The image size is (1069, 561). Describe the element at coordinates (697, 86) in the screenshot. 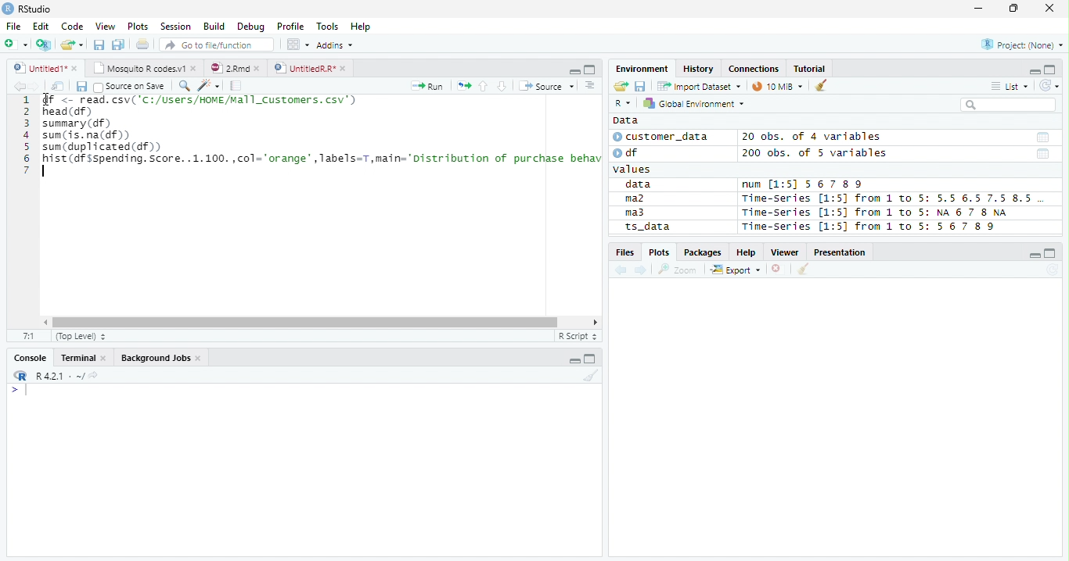

I see `Import Dataset` at that location.